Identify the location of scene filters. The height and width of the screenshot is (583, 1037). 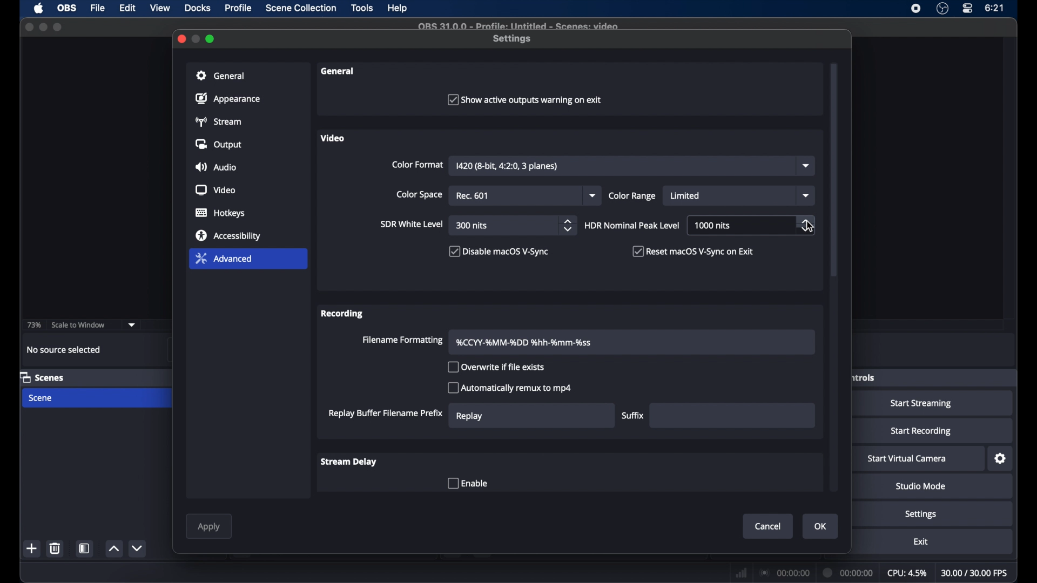
(85, 548).